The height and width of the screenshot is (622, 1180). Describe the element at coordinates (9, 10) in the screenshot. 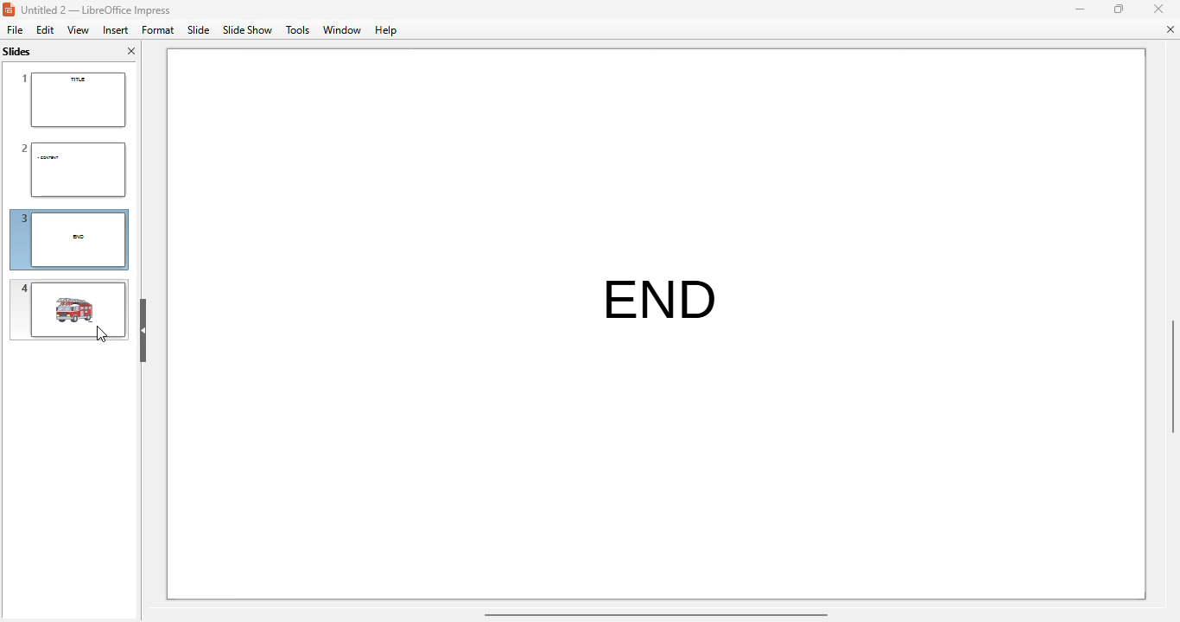

I see `logo` at that location.